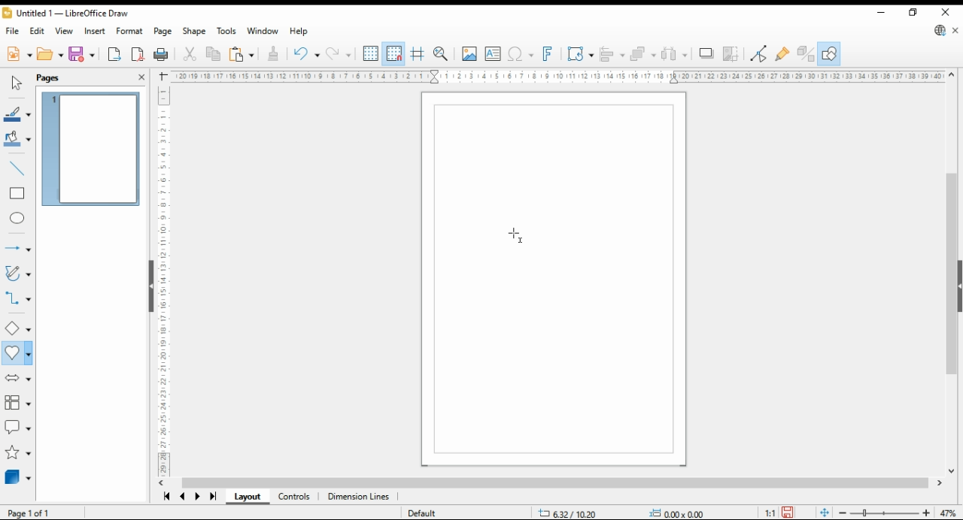 The height and width of the screenshot is (520, 963). What do you see at coordinates (213, 55) in the screenshot?
I see `copy` at bounding box center [213, 55].